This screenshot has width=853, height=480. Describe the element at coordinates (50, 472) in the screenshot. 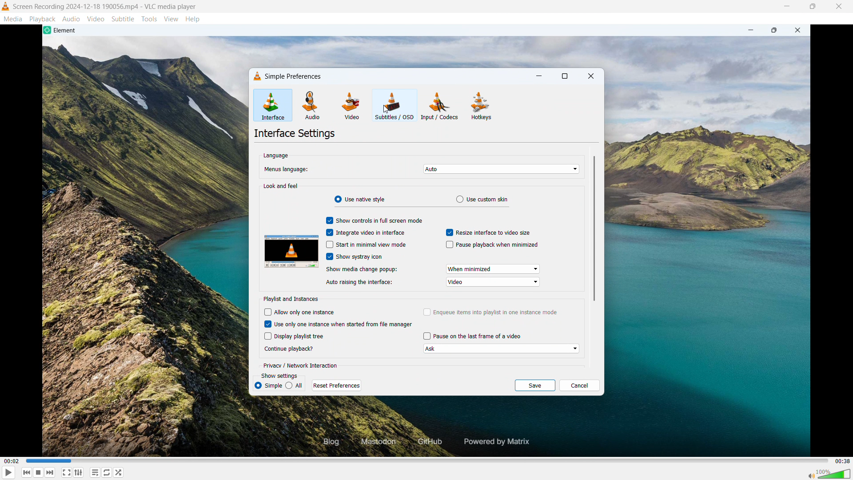

I see `Backward or previous media ` at that location.